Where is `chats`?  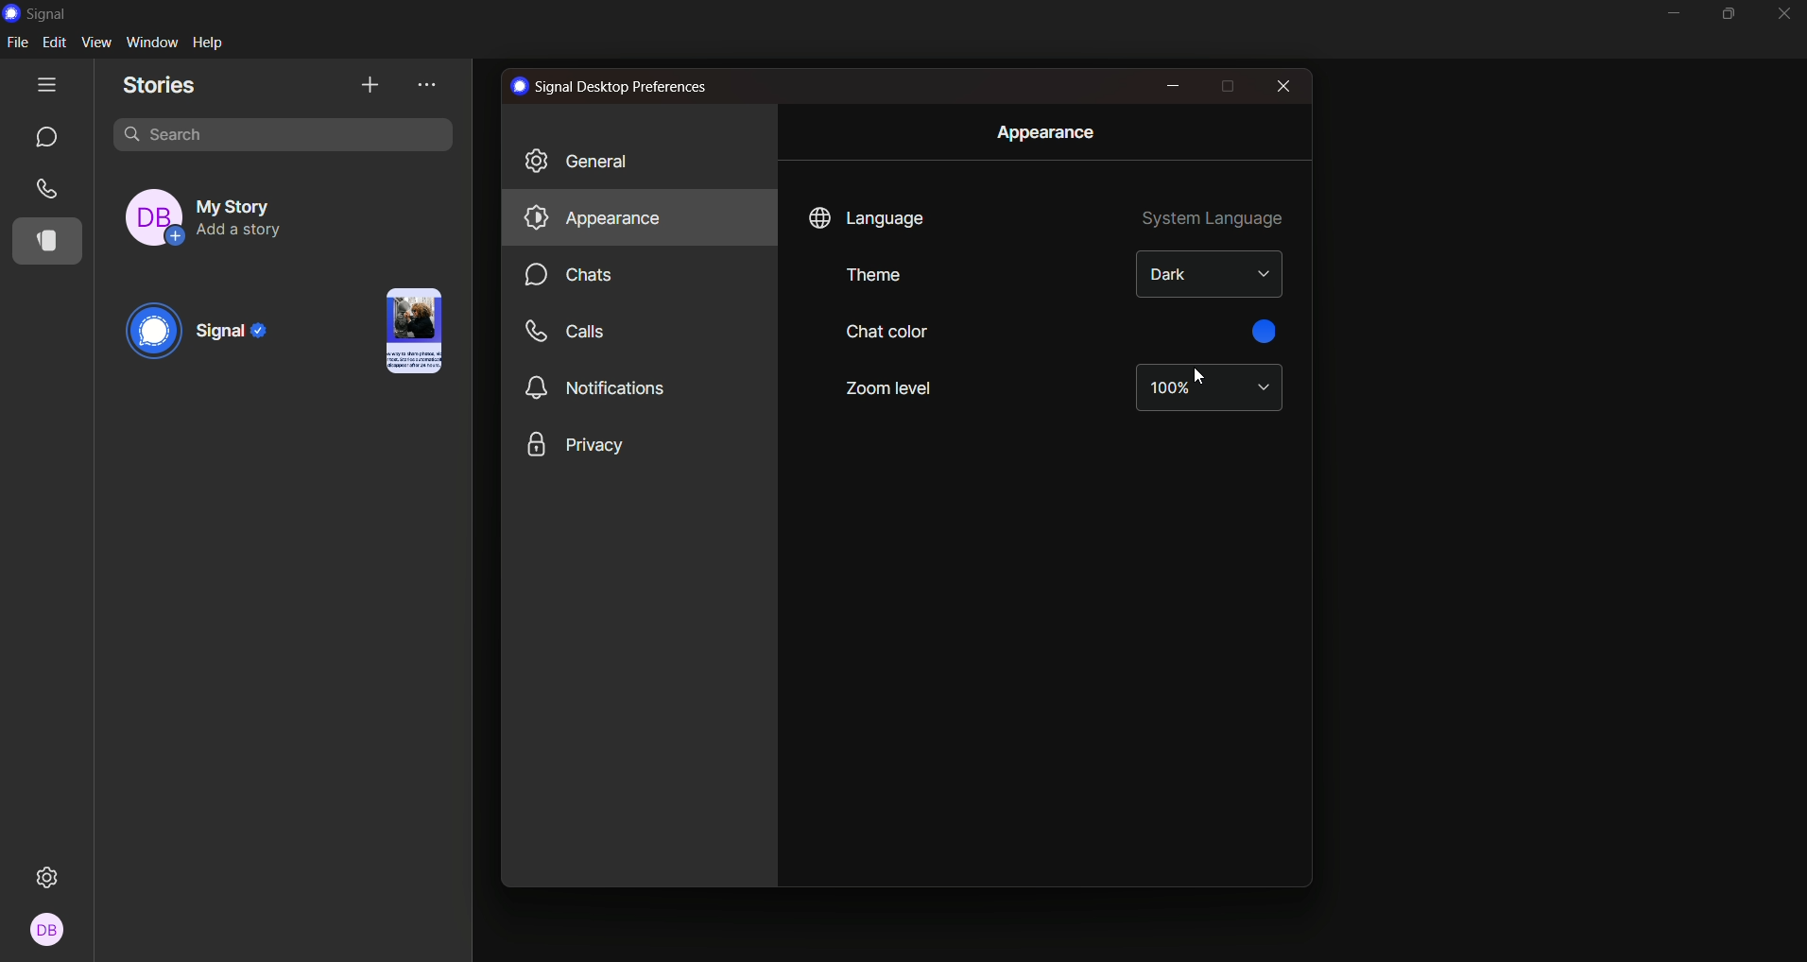 chats is located at coordinates (576, 276).